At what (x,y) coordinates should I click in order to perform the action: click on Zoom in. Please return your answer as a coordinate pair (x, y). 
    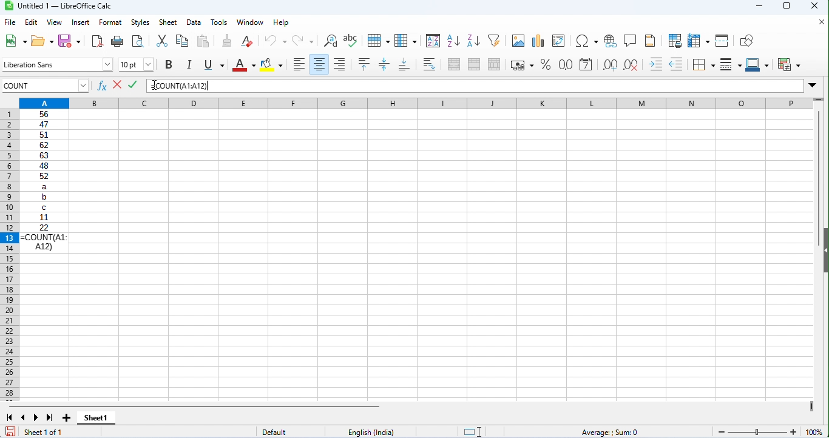
    Looking at the image, I should click on (793, 432).